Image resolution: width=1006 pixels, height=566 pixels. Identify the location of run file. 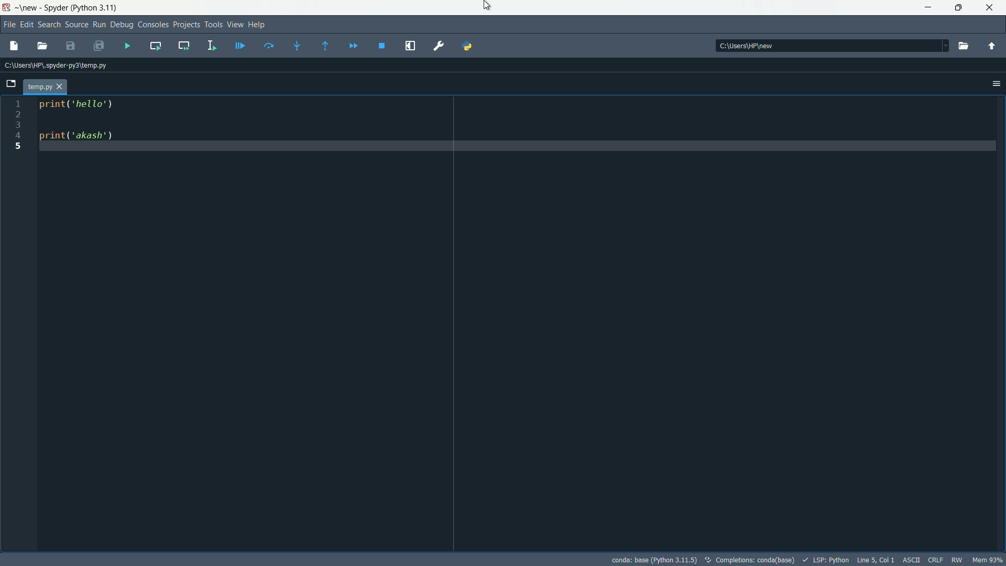
(128, 46).